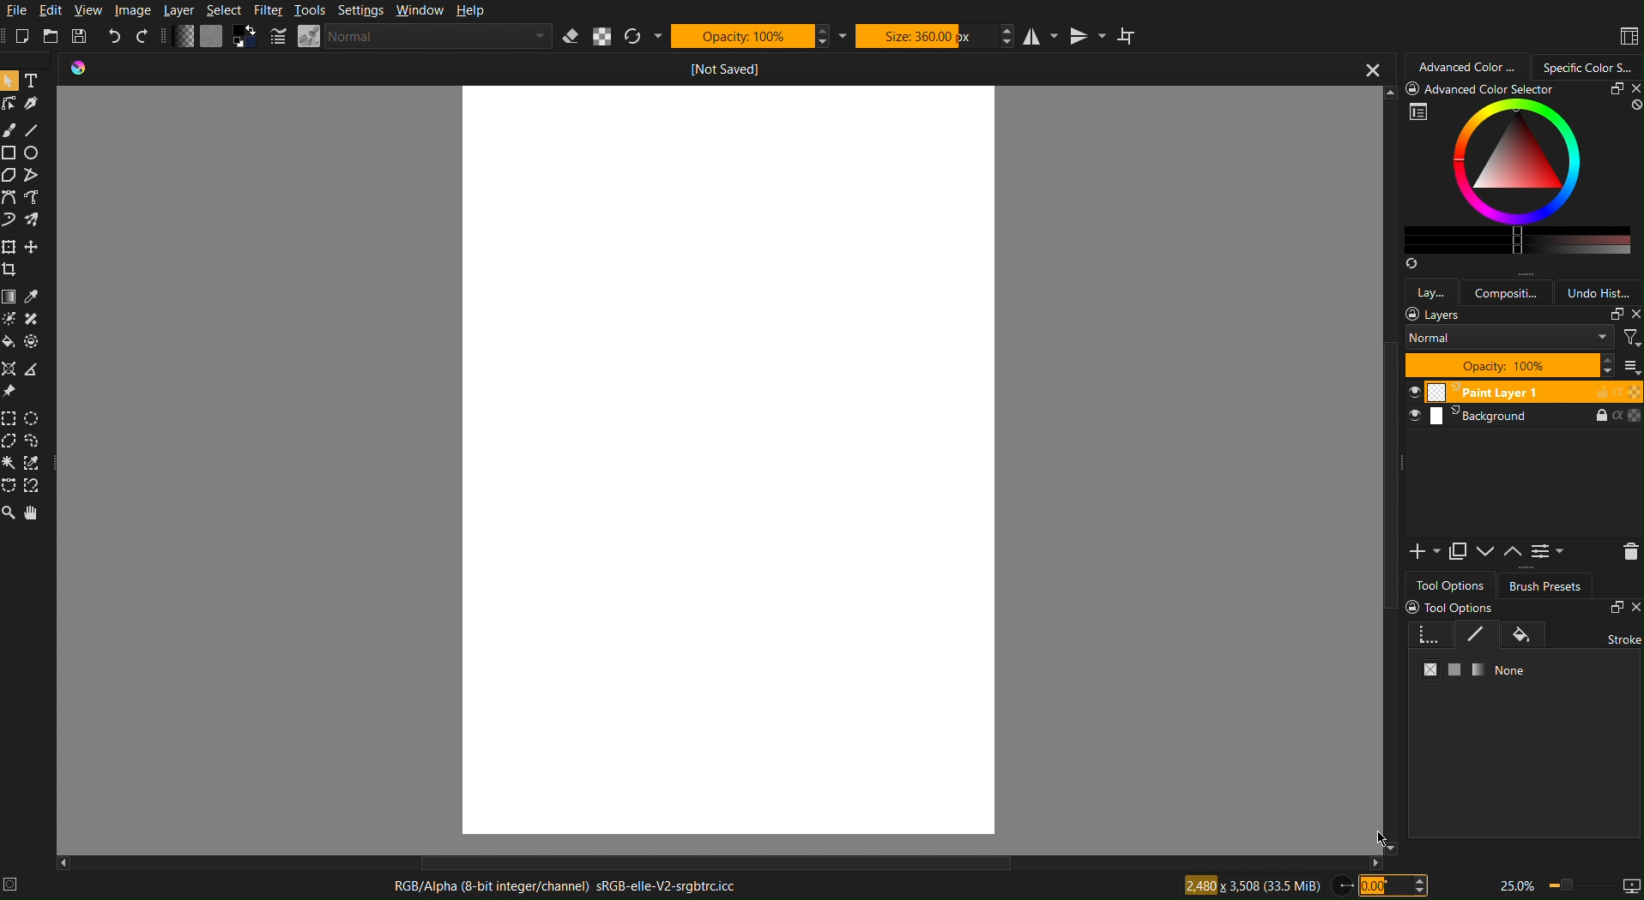 This screenshot has width=1644, height=900. What do you see at coordinates (925, 36) in the screenshot?
I see `Size` at bounding box center [925, 36].